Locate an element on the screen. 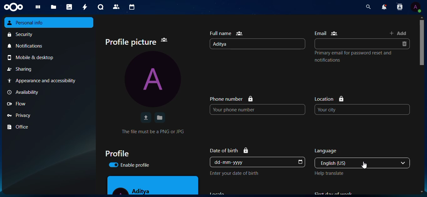 The width and height of the screenshot is (427, 197). dob is located at coordinates (301, 162).